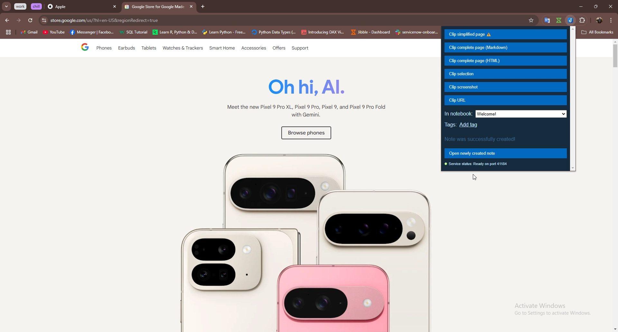 This screenshot has height=332, width=618. Describe the element at coordinates (582, 20) in the screenshot. I see `extensions` at that location.